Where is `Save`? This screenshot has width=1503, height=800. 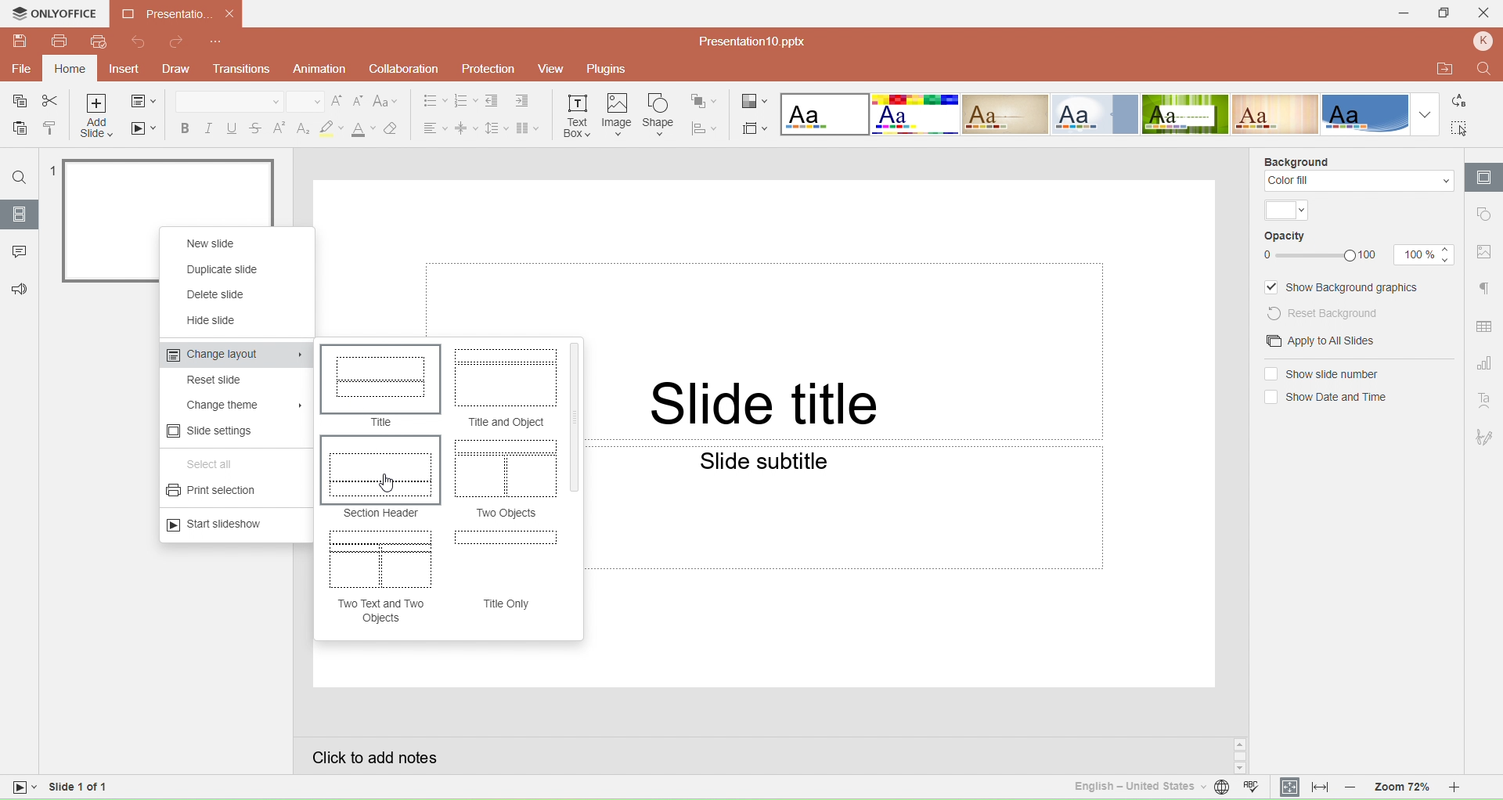
Save is located at coordinates (16, 103).